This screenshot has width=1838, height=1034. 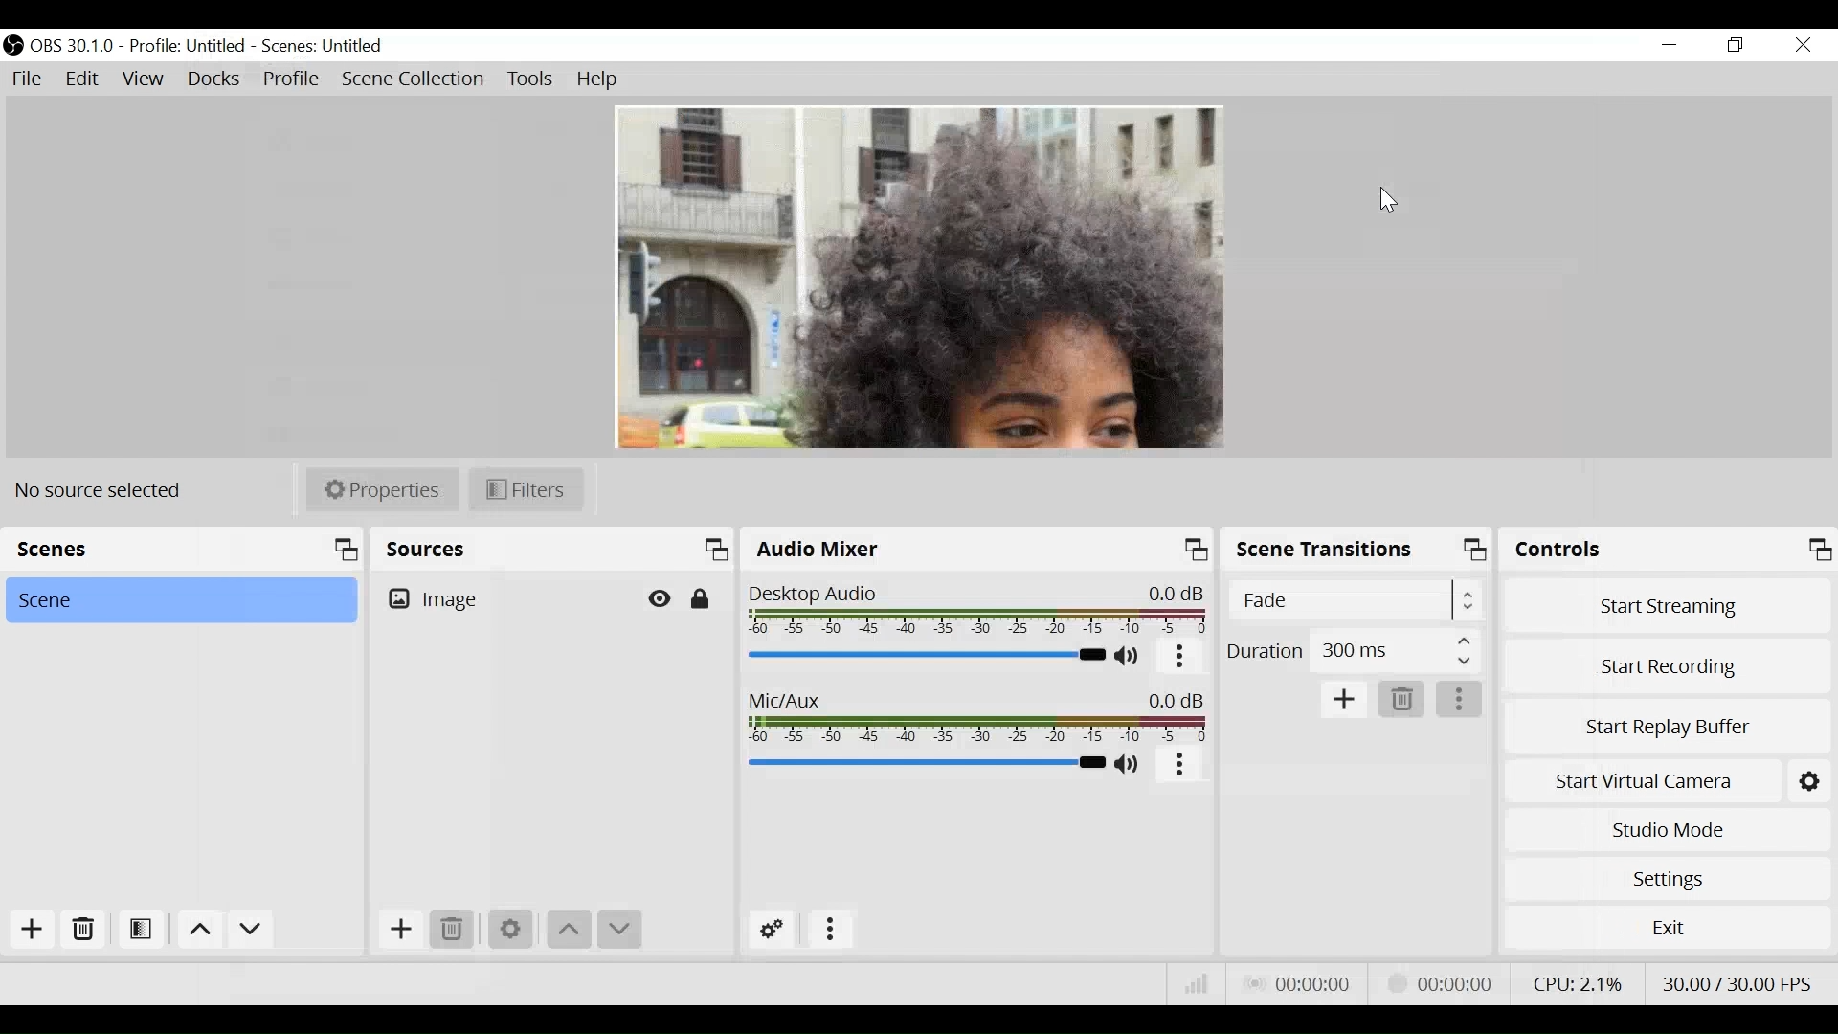 I want to click on Mic/Aux Slider, so click(x=926, y=762).